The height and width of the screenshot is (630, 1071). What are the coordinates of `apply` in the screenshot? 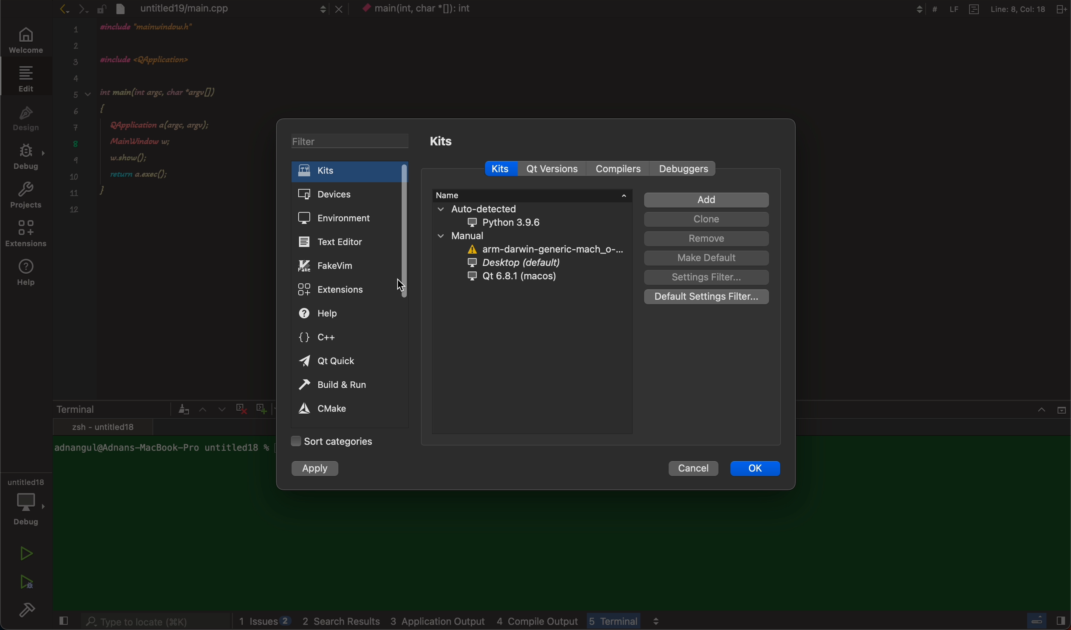 It's located at (317, 467).